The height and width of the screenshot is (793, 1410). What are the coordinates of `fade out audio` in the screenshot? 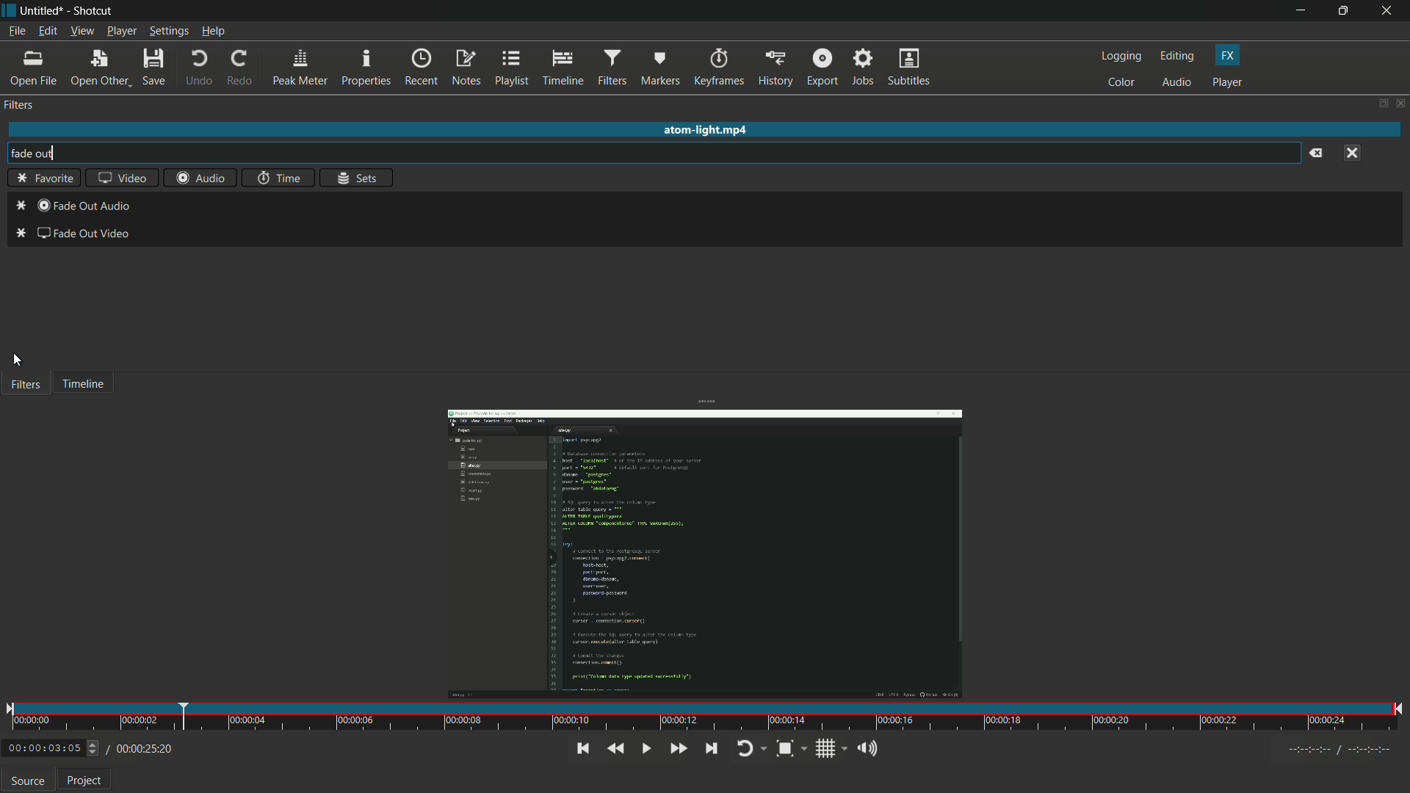 It's located at (74, 207).